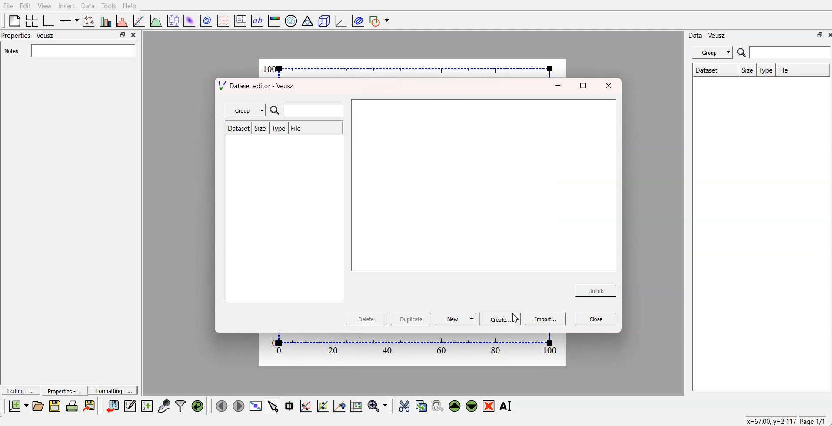 The width and height of the screenshot is (832, 426). What do you see at coordinates (340, 405) in the screenshot?
I see `click to recentre graph axes` at bounding box center [340, 405].